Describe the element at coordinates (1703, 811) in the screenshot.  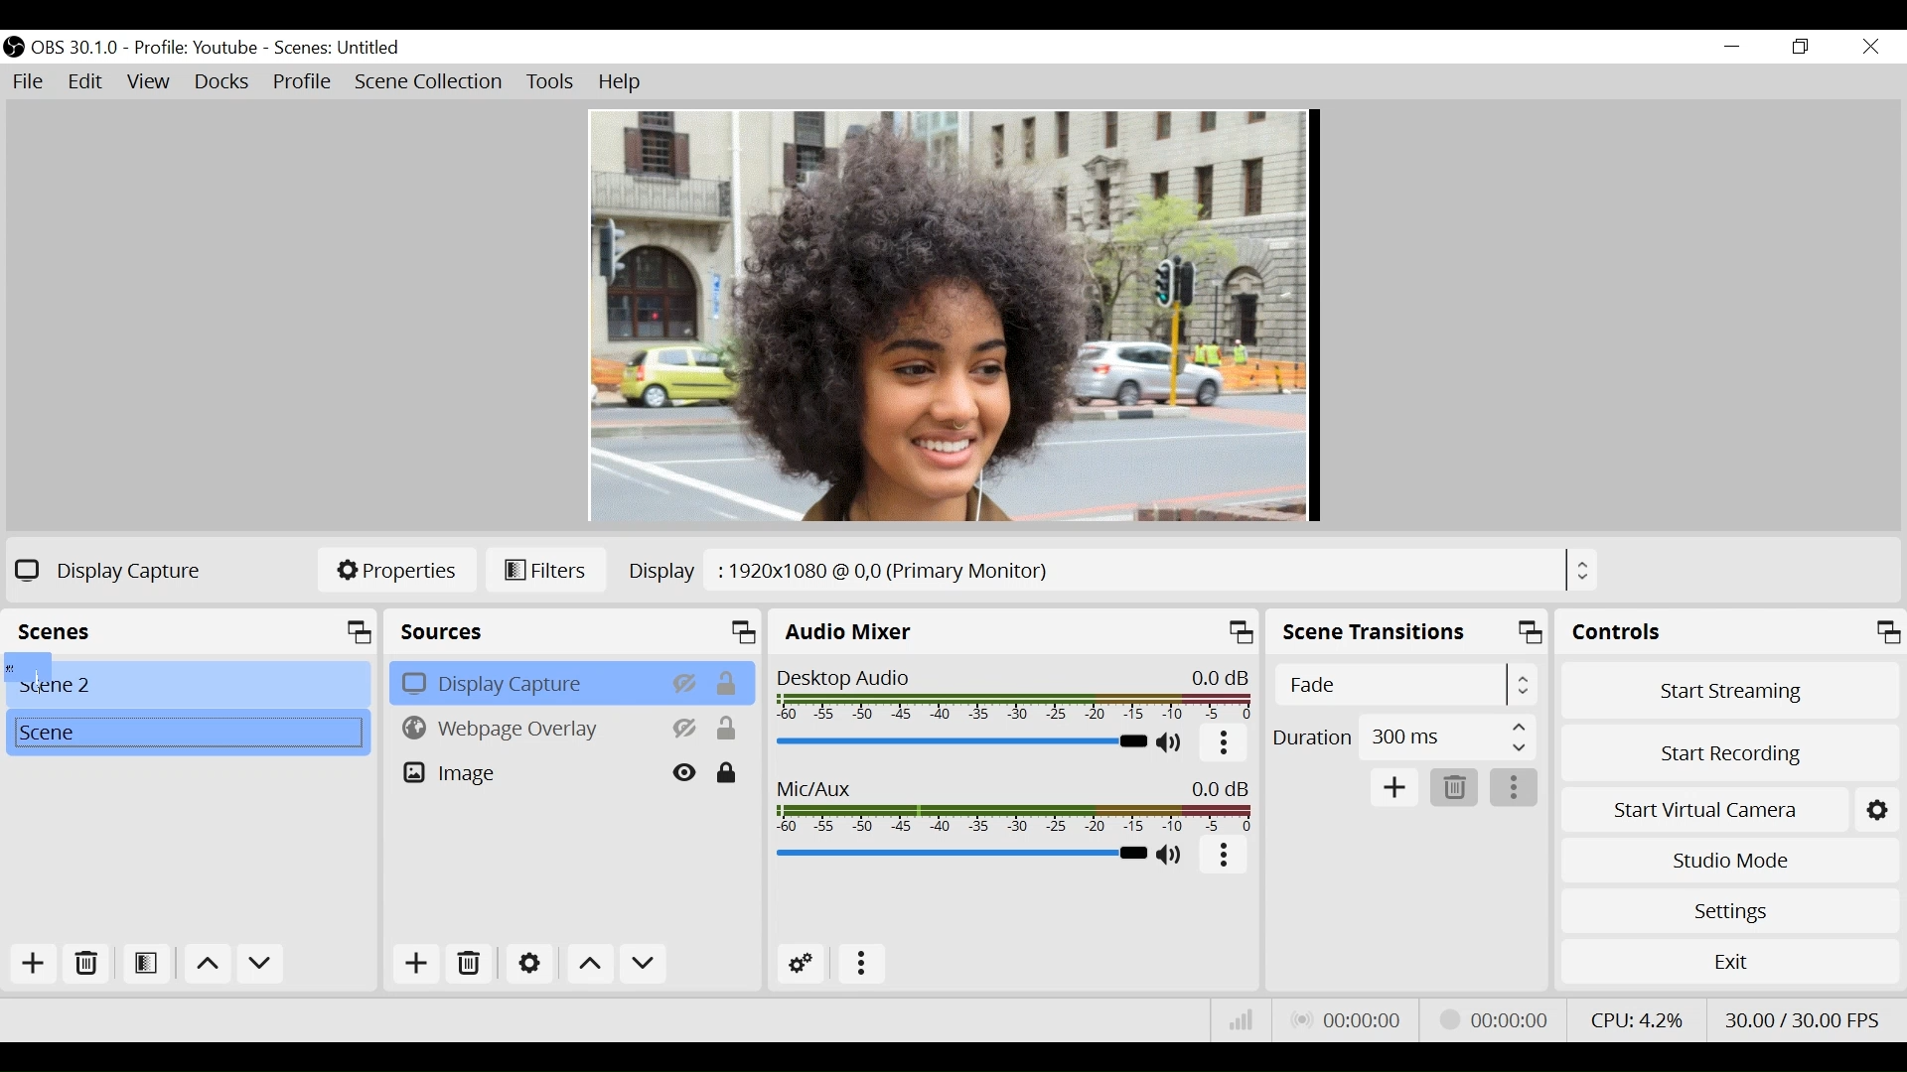
I see `Start Virtual Camera` at that location.